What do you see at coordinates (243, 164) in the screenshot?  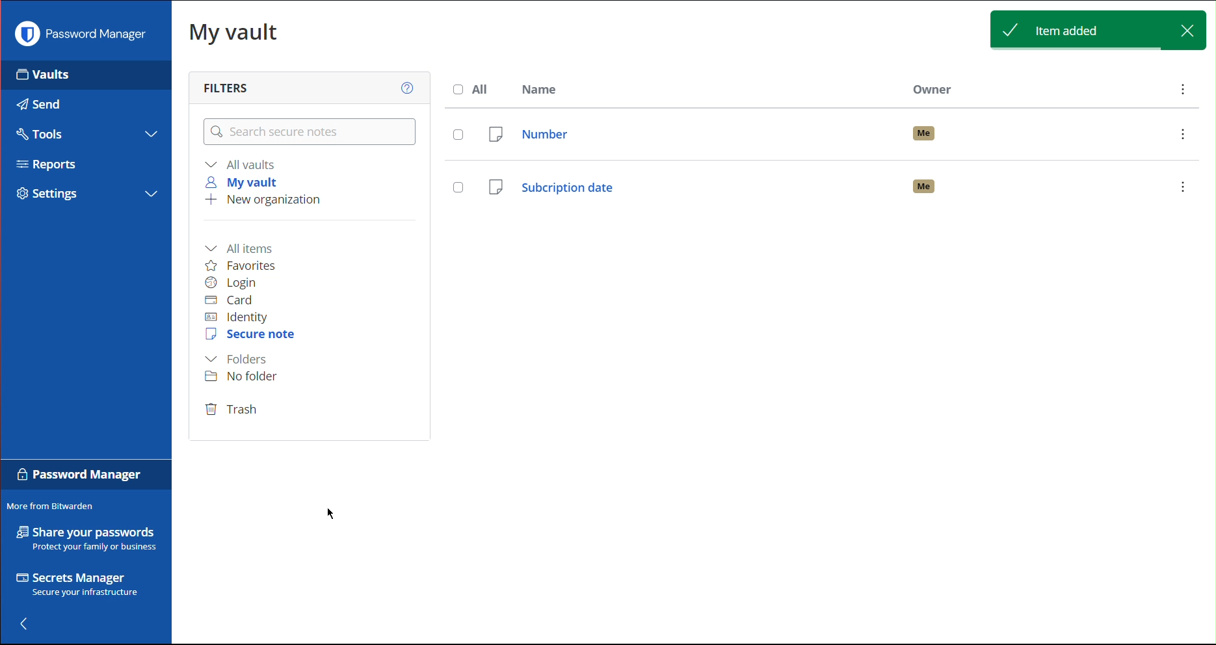 I see `All vaults` at bounding box center [243, 164].